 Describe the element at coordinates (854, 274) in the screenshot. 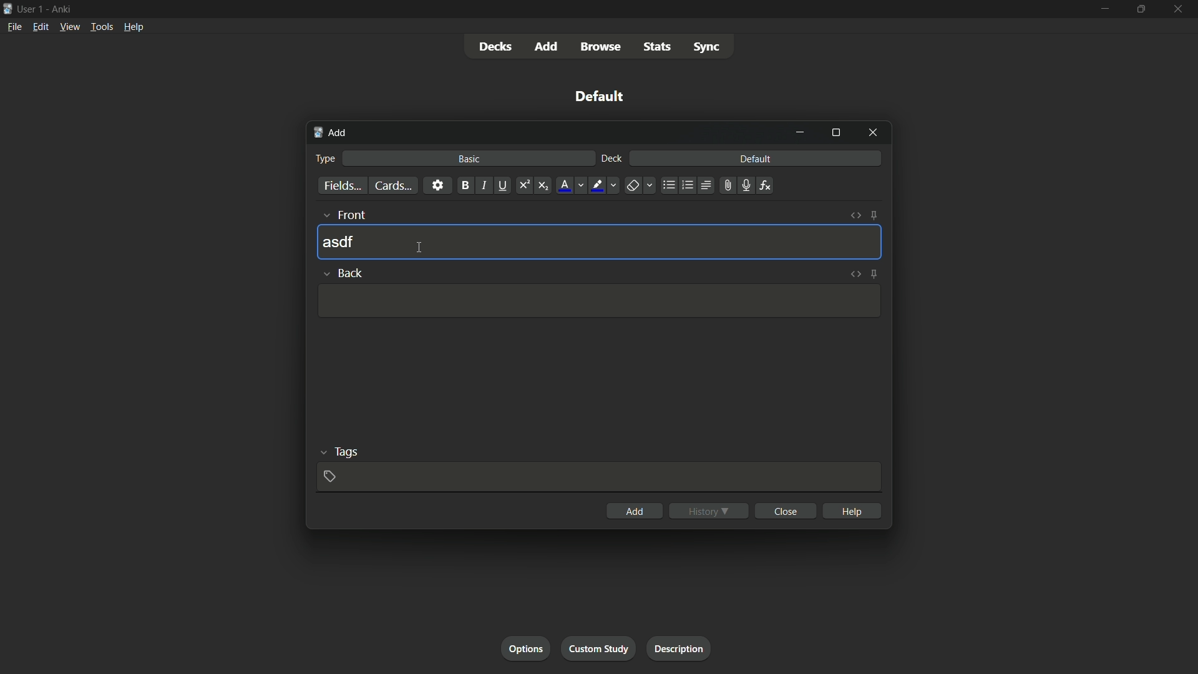

I see `toggle html editor` at that location.